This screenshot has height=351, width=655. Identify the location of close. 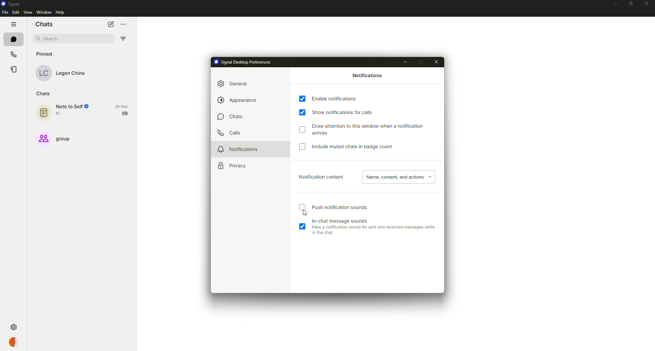
(438, 60).